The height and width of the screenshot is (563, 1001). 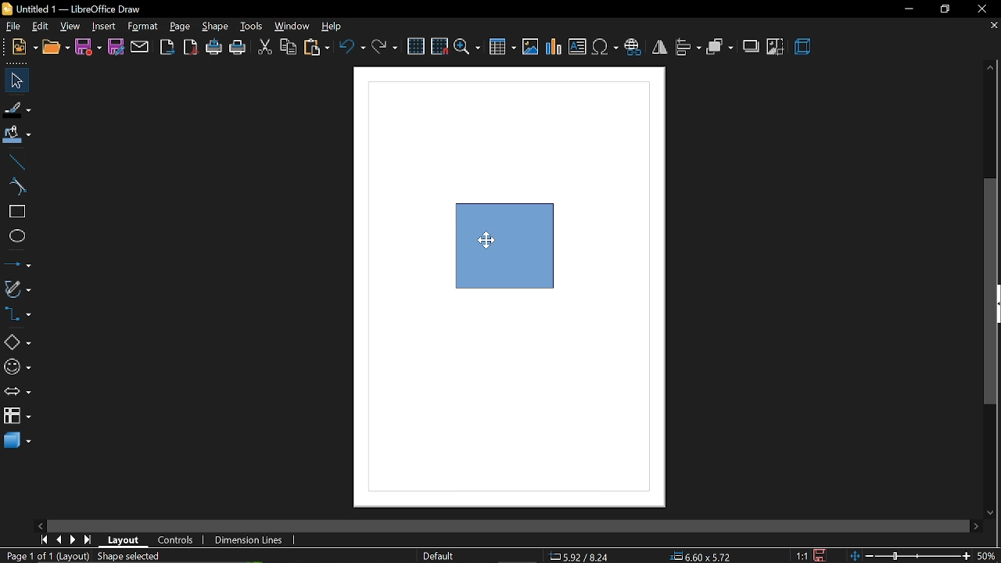 I want to click on cut , so click(x=263, y=48).